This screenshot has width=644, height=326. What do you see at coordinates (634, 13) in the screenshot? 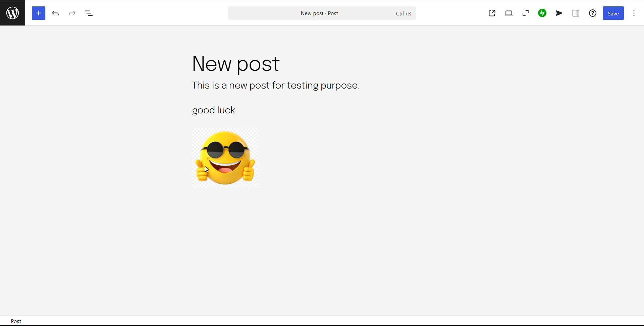
I see `options` at bounding box center [634, 13].